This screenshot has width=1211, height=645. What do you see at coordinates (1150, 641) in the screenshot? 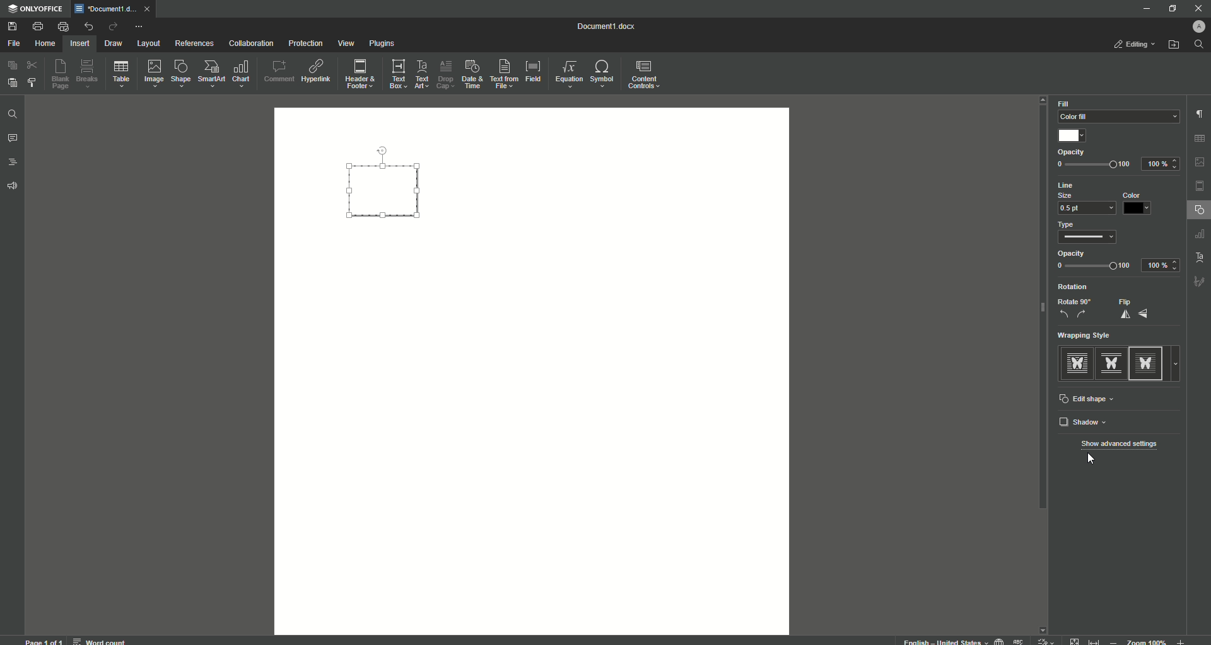
I see `zoom out or zoom in` at bounding box center [1150, 641].